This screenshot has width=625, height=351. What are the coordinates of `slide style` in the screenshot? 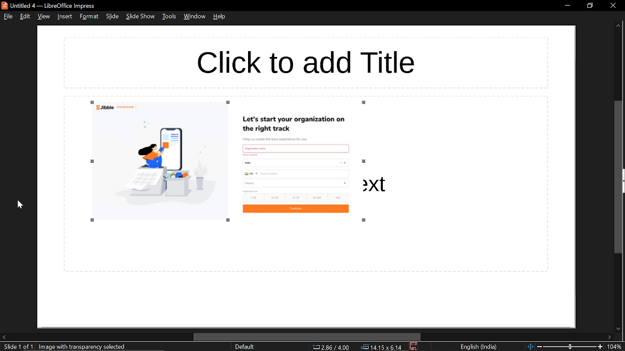 It's located at (245, 347).